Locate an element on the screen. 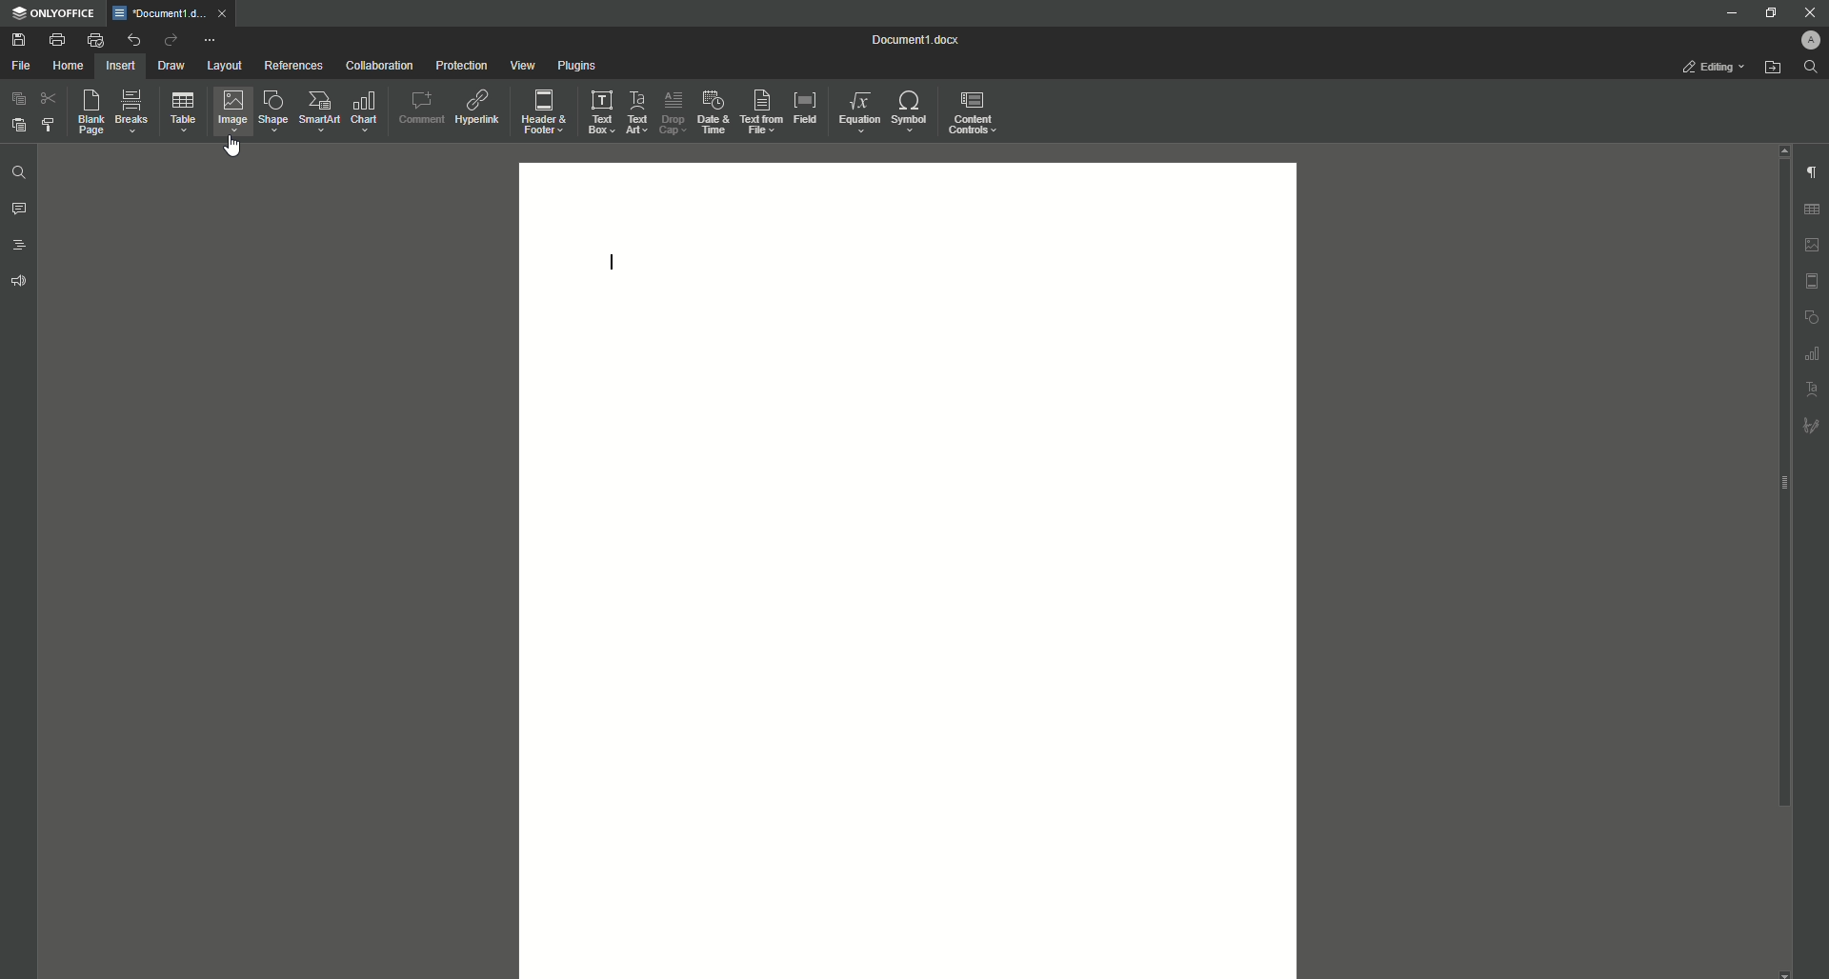 The width and height of the screenshot is (1829, 979). Close is located at coordinates (1806, 11).